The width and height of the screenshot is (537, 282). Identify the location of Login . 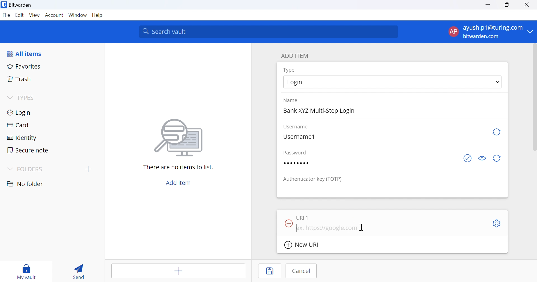
(302, 82).